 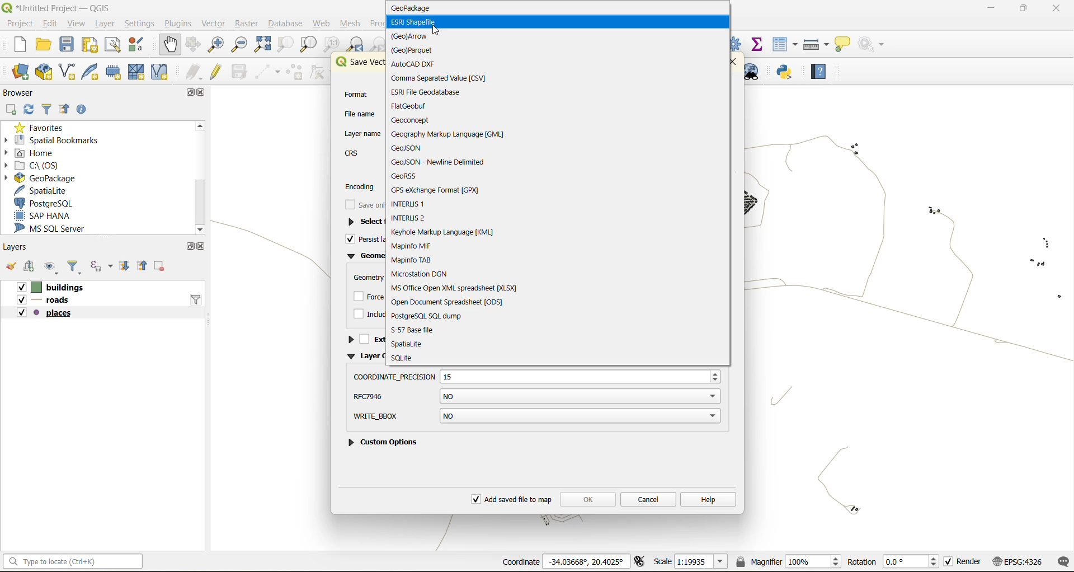 What do you see at coordinates (414, 49) in the screenshot?
I see `parquet` at bounding box center [414, 49].